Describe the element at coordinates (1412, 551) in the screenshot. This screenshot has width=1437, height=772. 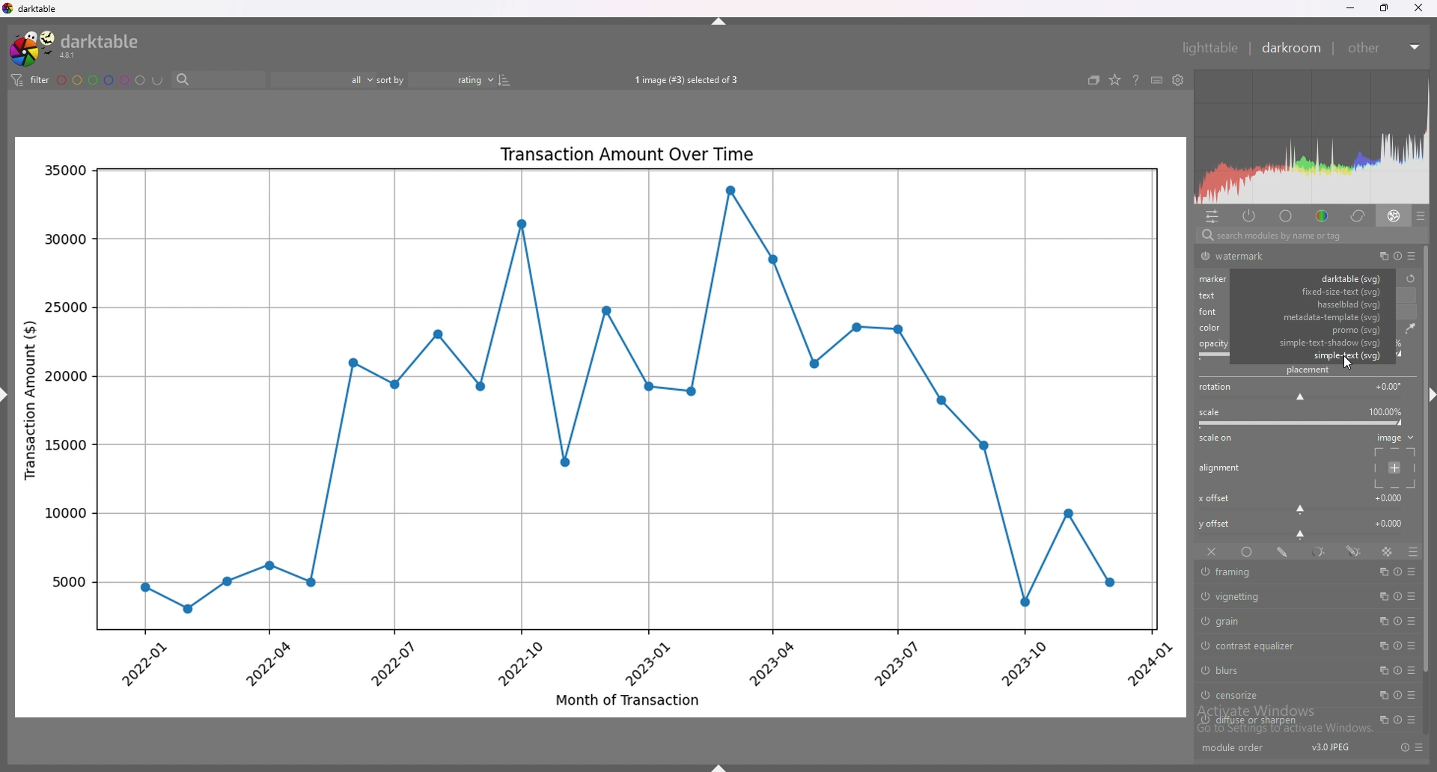
I see `blending options` at that location.